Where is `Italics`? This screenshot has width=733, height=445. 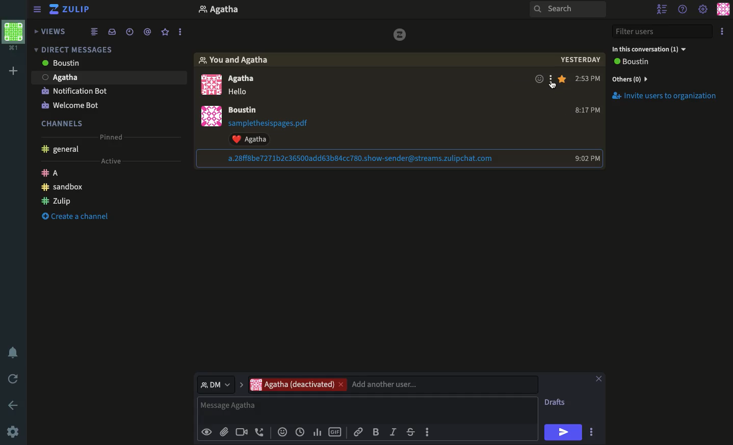
Italics is located at coordinates (393, 431).